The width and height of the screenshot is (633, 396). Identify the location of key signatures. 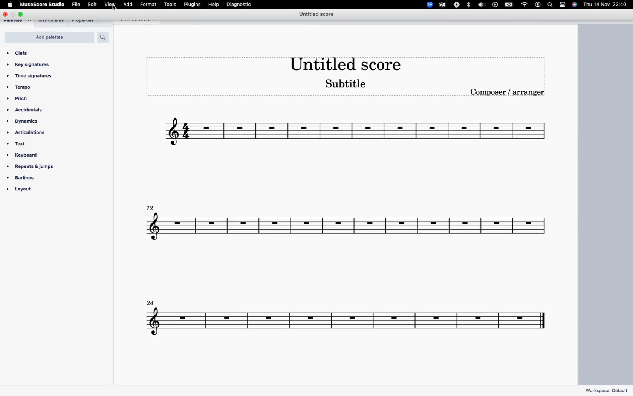
(32, 65).